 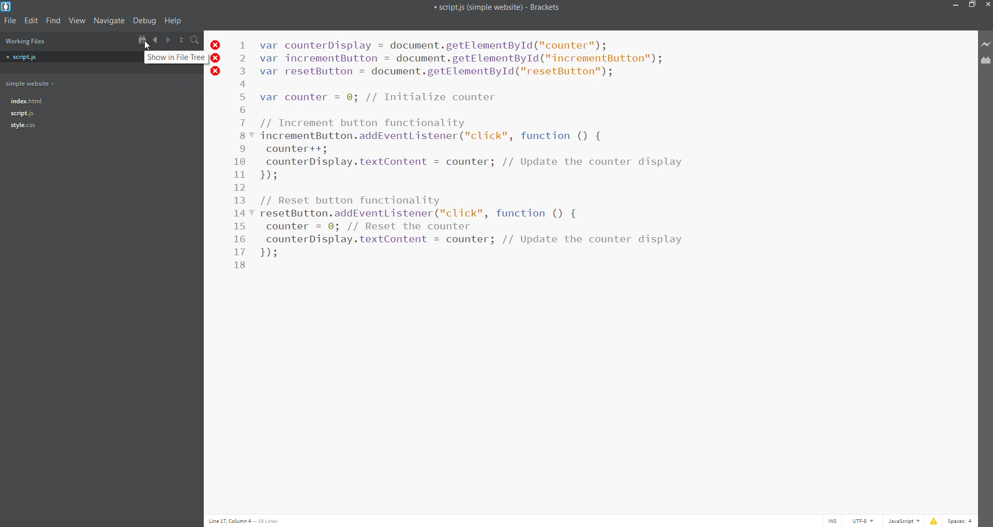 I want to click on show errors, so click(x=934, y=520).